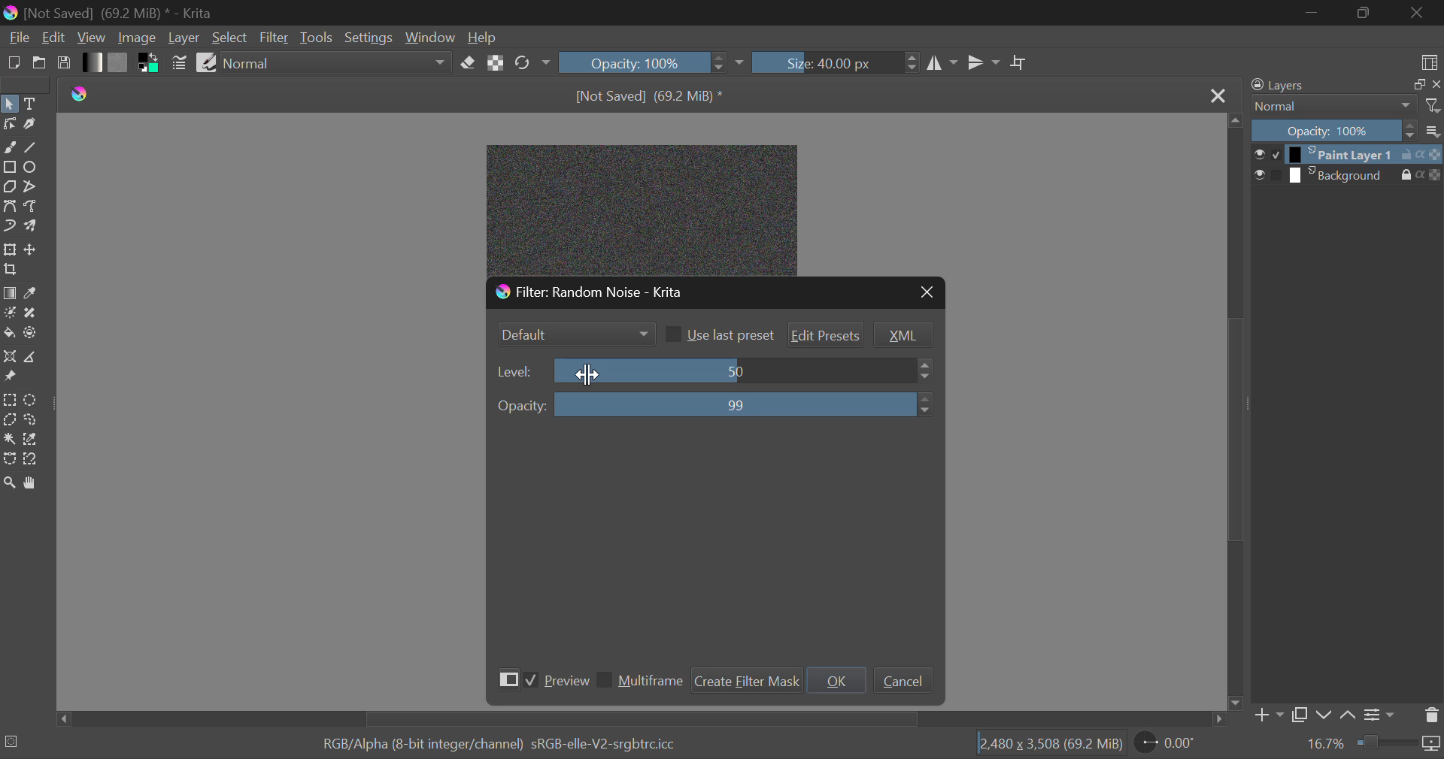 This screenshot has height=759, width=1444. Describe the element at coordinates (61, 718) in the screenshot. I see `move left` at that location.